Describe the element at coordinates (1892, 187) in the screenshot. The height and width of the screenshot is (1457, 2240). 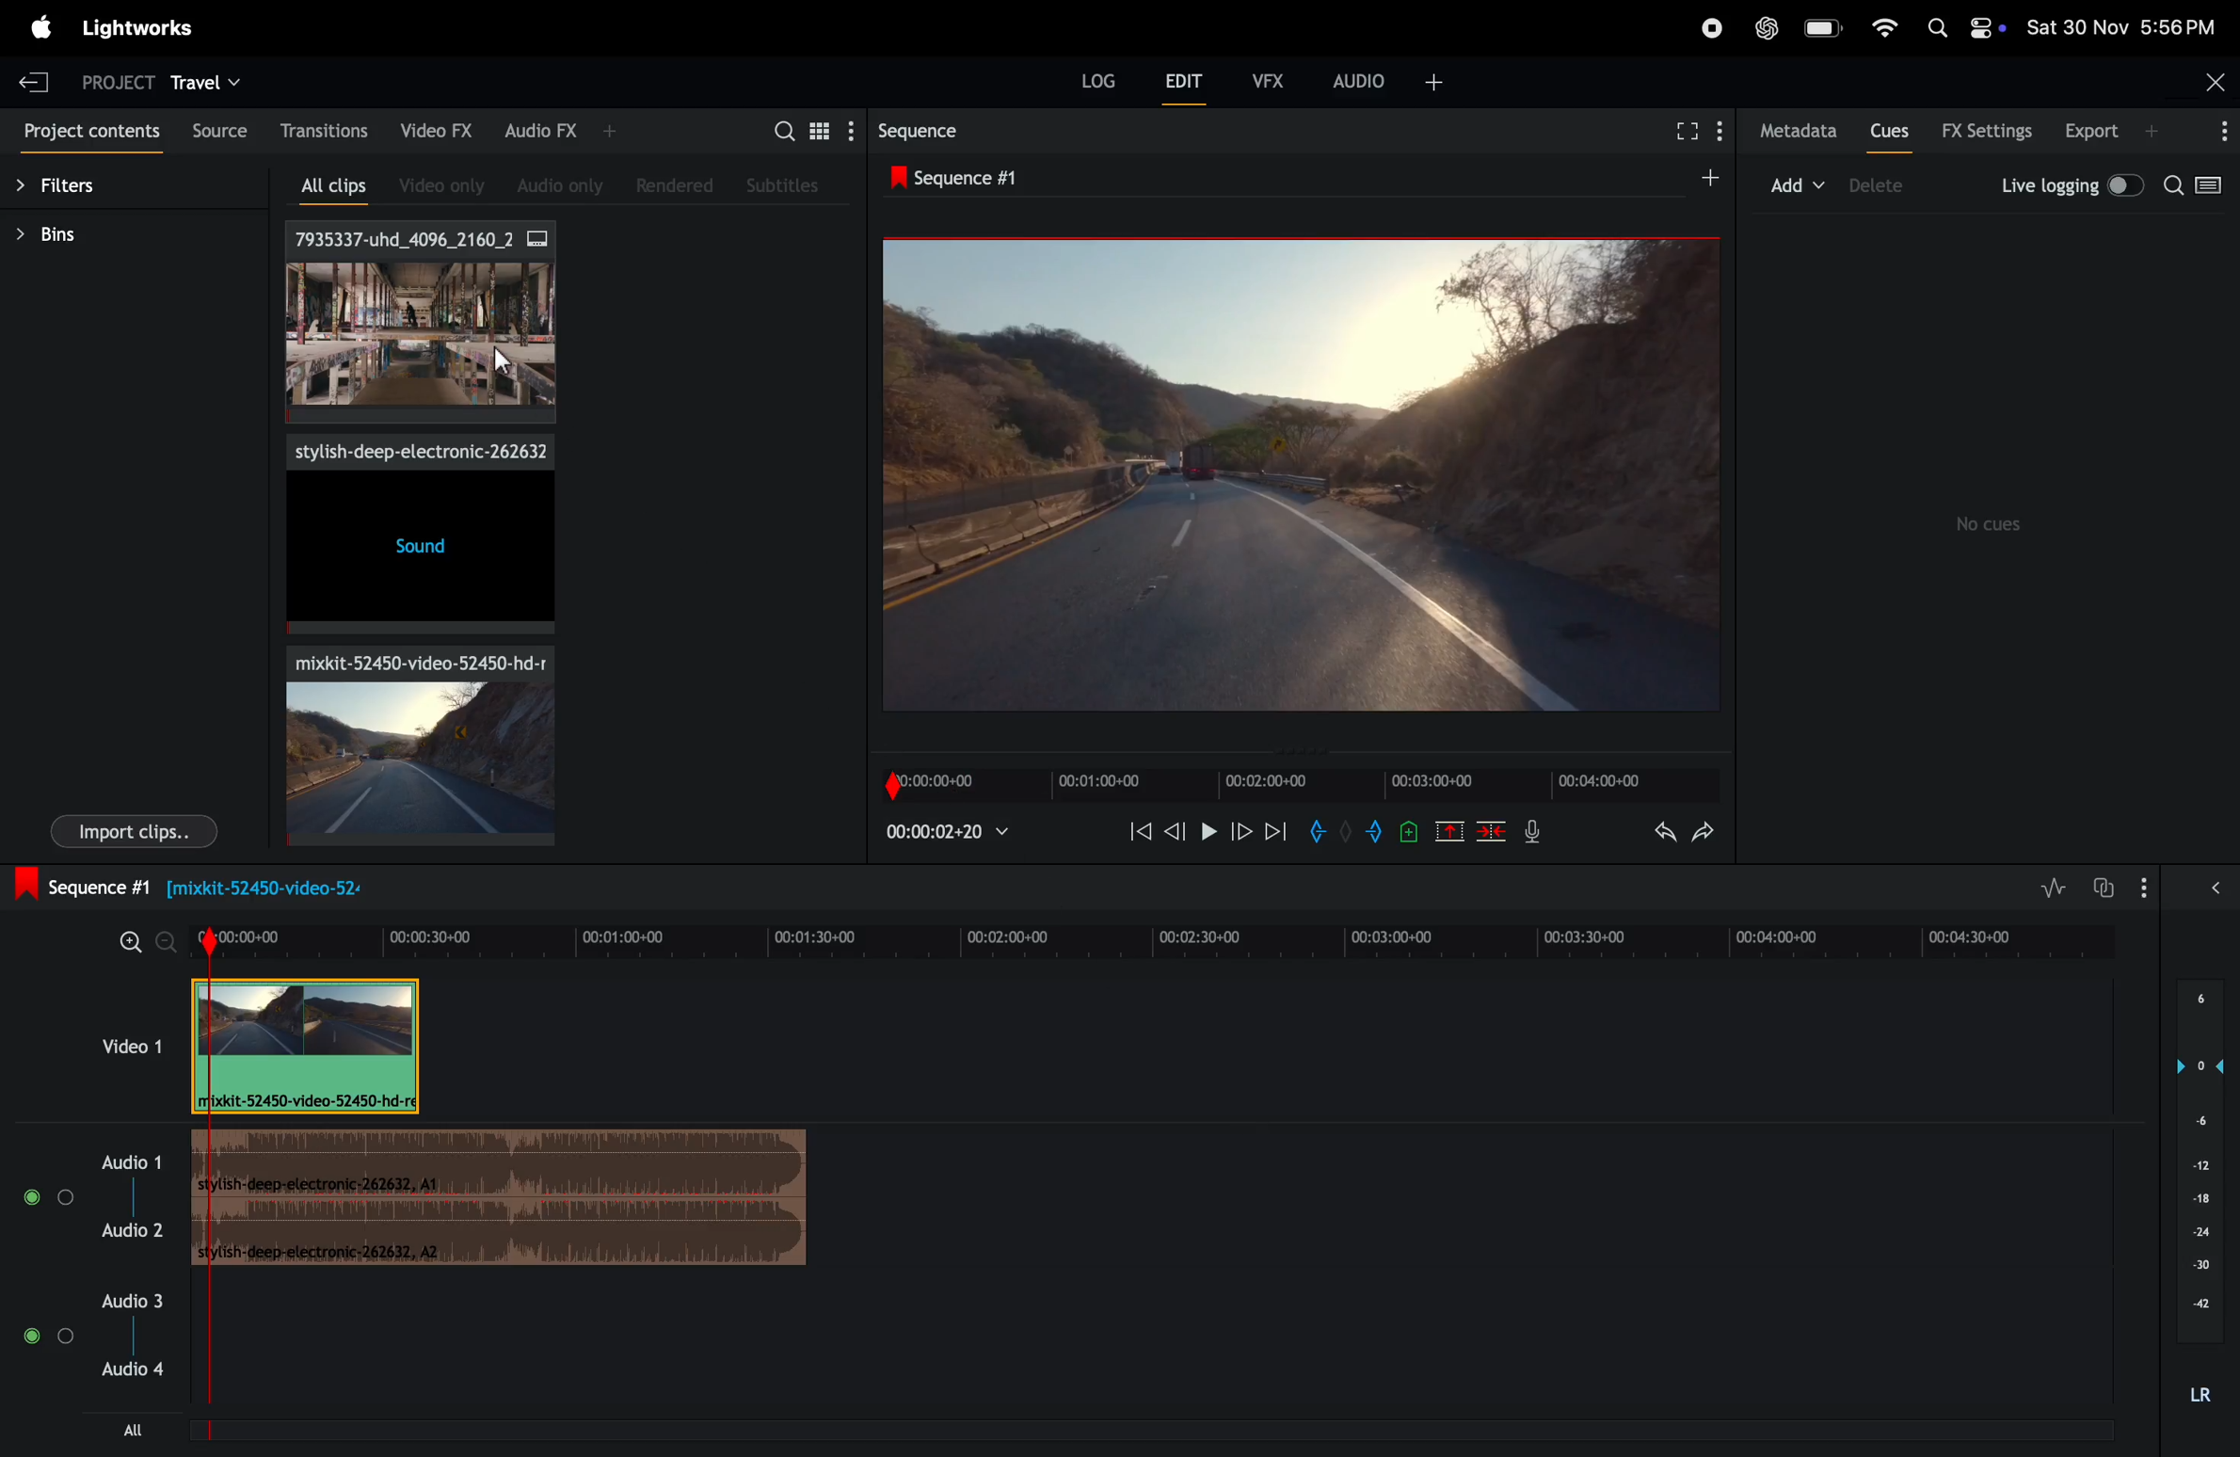
I see `device` at that location.